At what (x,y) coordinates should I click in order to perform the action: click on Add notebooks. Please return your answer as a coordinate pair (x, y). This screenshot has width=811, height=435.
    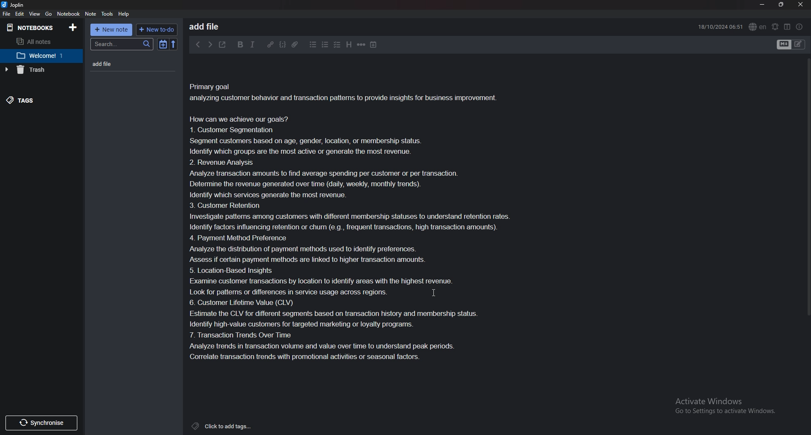
    Looking at the image, I should click on (72, 27).